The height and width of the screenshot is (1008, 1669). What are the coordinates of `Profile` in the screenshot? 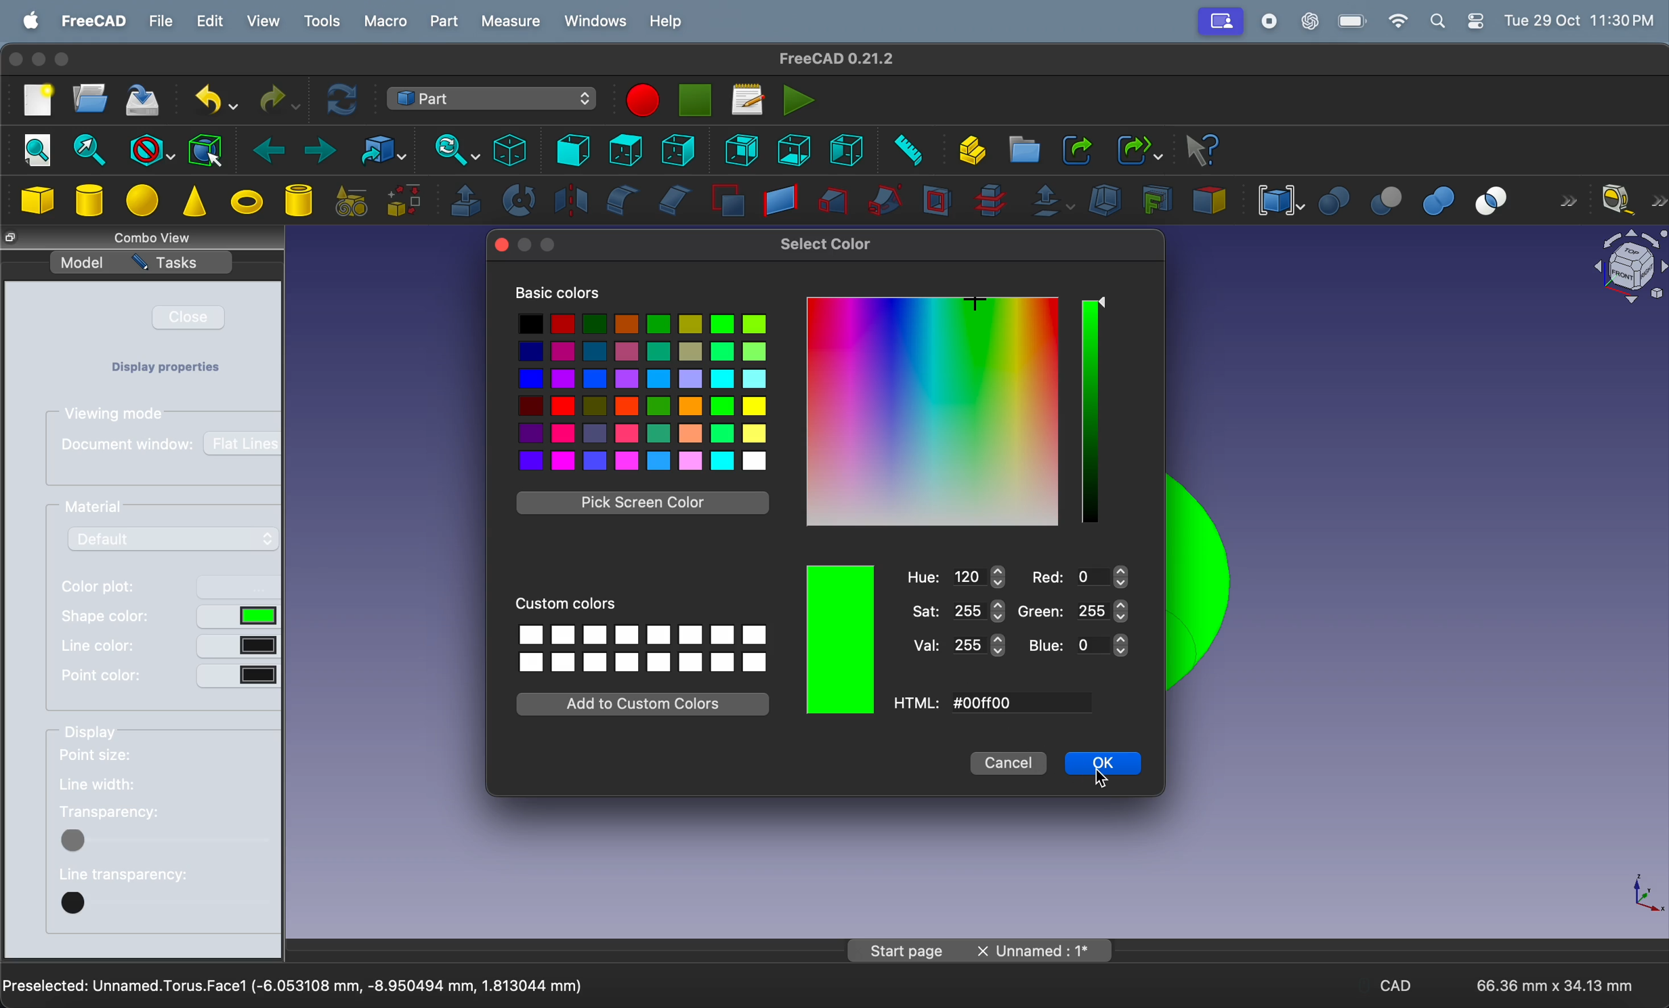 It's located at (1220, 20).